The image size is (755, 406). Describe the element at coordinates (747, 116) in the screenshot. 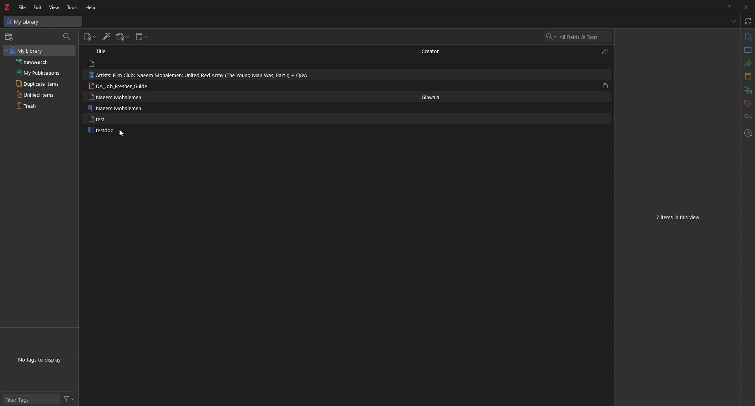

I see `related` at that location.